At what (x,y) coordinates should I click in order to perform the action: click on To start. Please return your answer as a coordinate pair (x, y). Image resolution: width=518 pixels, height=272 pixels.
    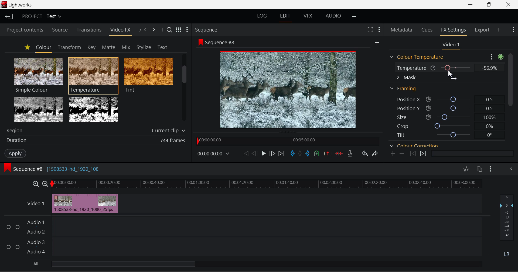
    Looking at the image, I should click on (245, 155).